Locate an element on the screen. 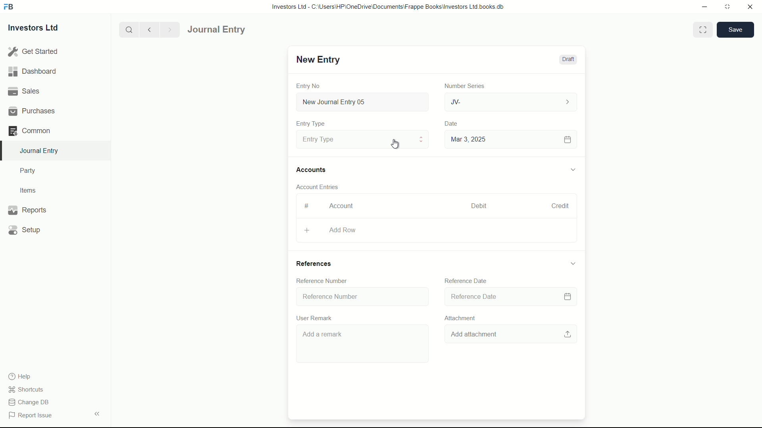 The image size is (762, 428). expand/collapse is located at coordinates (572, 168).